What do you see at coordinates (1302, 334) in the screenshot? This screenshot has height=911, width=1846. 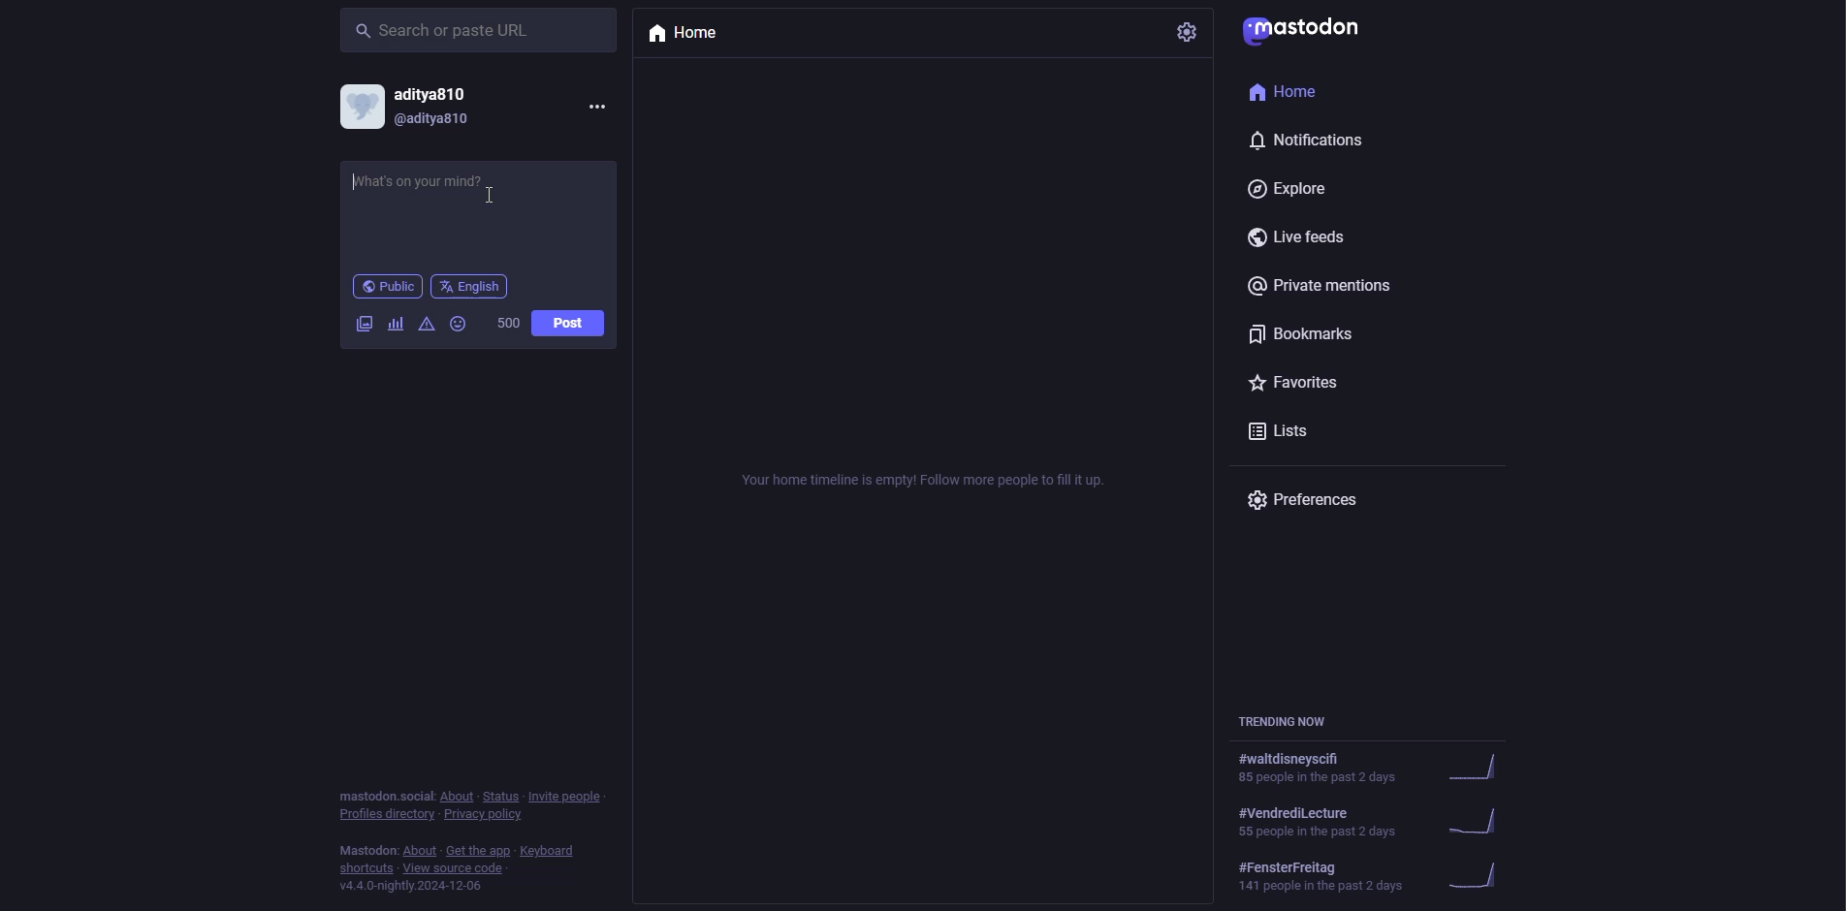 I see `bookmarks` at bounding box center [1302, 334].